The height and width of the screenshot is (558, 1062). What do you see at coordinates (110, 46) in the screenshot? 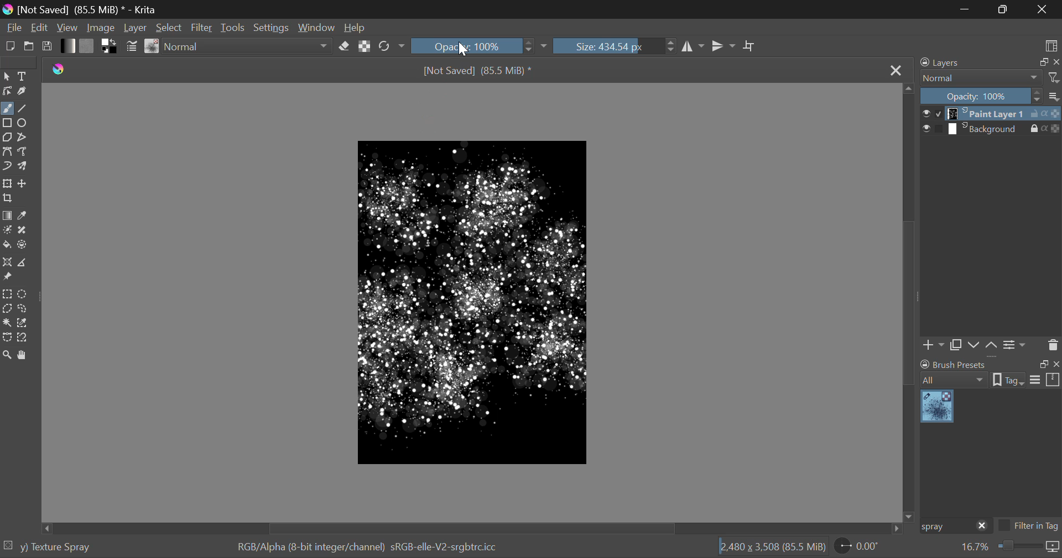
I see `Colors in Use` at bounding box center [110, 46].